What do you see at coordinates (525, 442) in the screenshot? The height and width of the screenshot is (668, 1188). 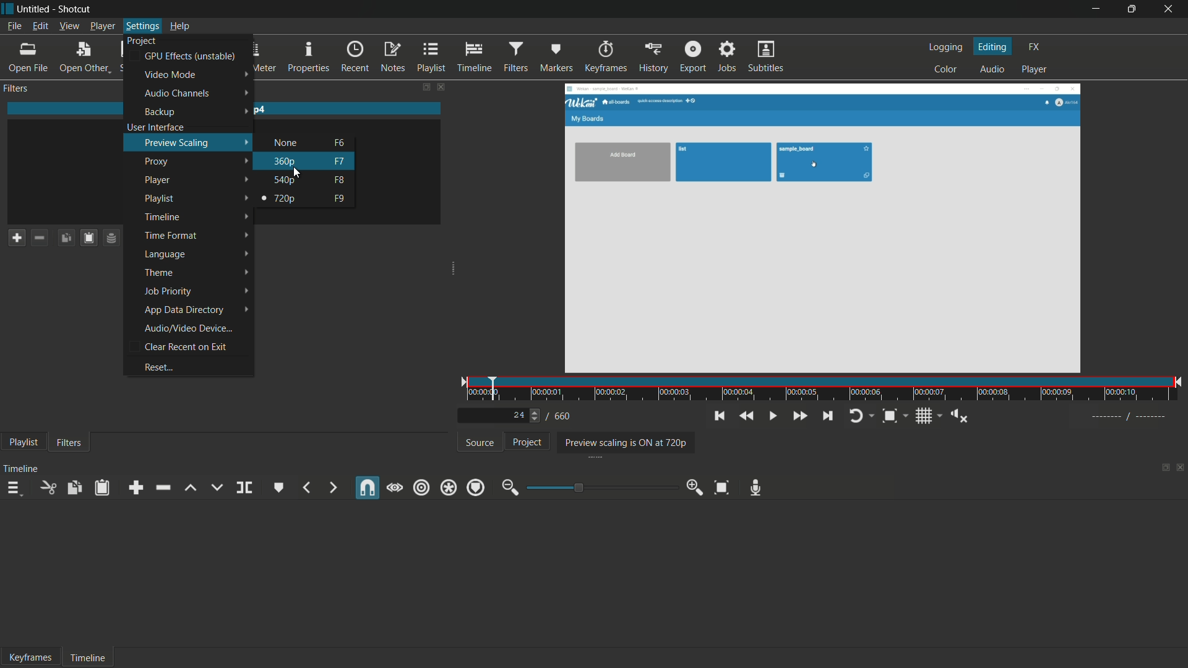 I see `project` at bounding box center [525, 442].